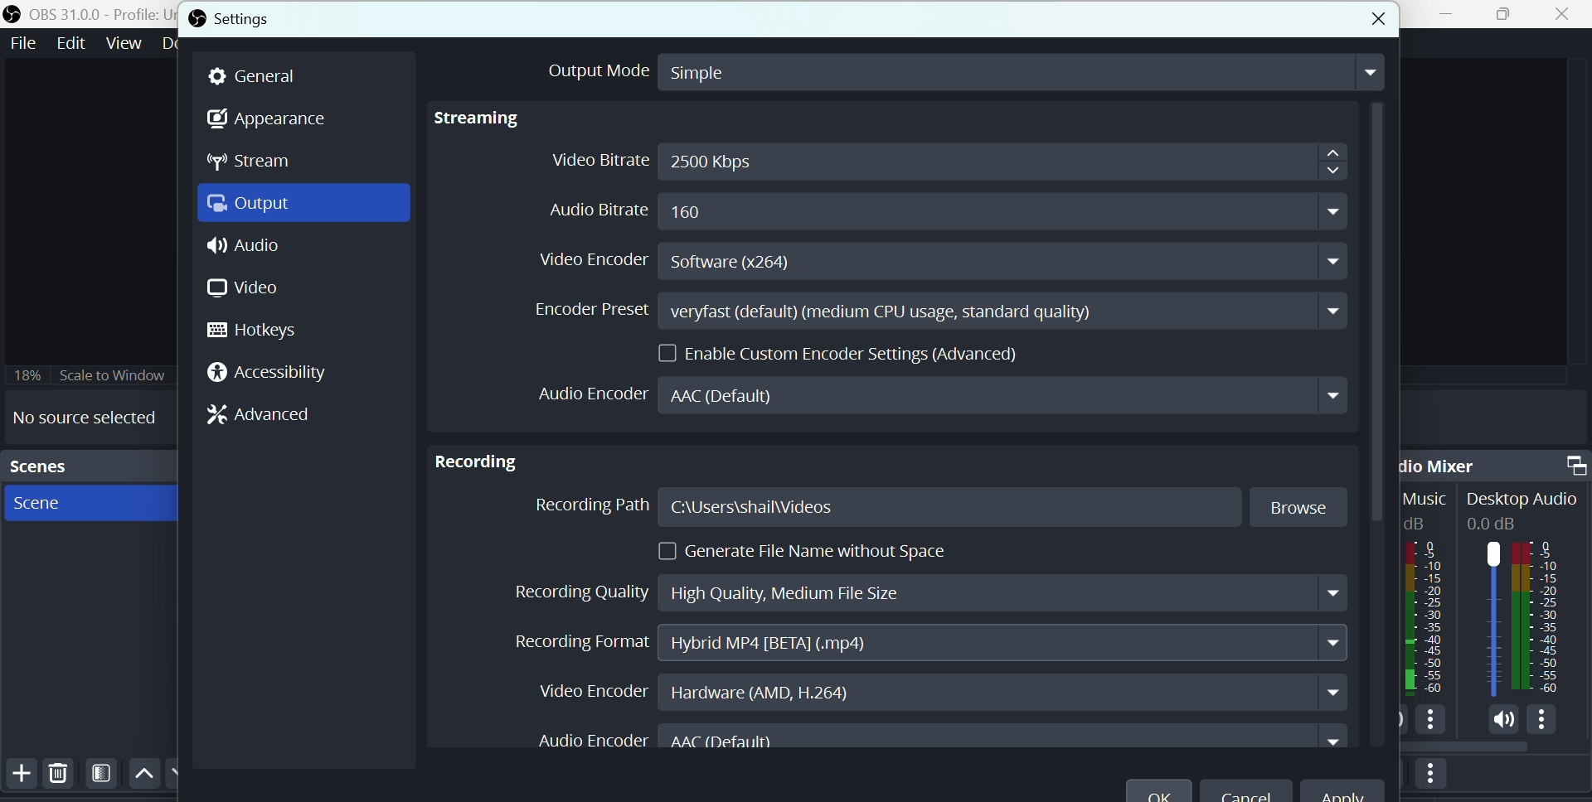  Describe the element at coordinates (259, 161) in the screenshot. I see `Stream` at that location.